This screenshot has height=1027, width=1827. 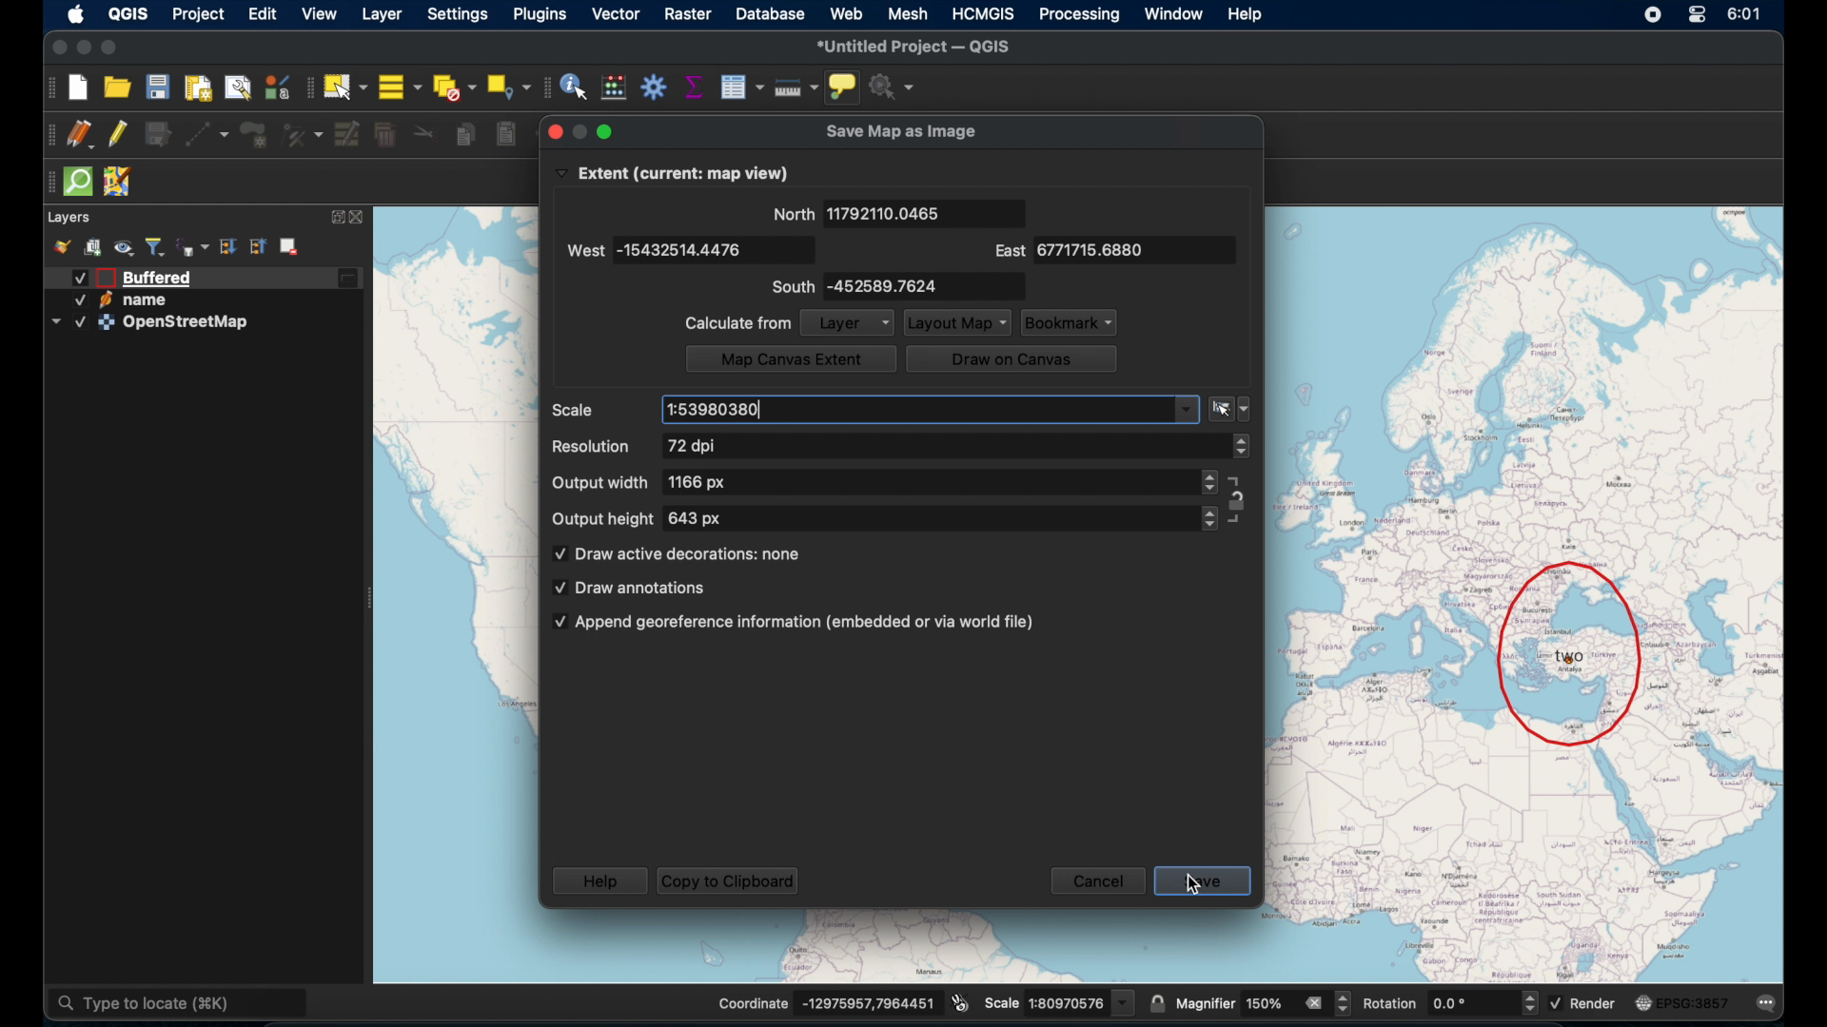 What do you see at coordinates (573, 87) in the screenshot?
I see `identify features` at bounding box center [573, 87].